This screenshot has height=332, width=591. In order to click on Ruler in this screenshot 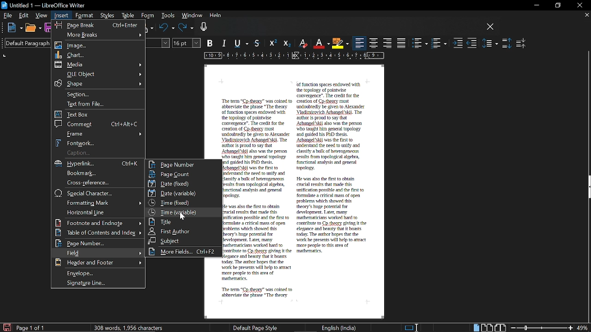, I will do `click(292, 56)`.